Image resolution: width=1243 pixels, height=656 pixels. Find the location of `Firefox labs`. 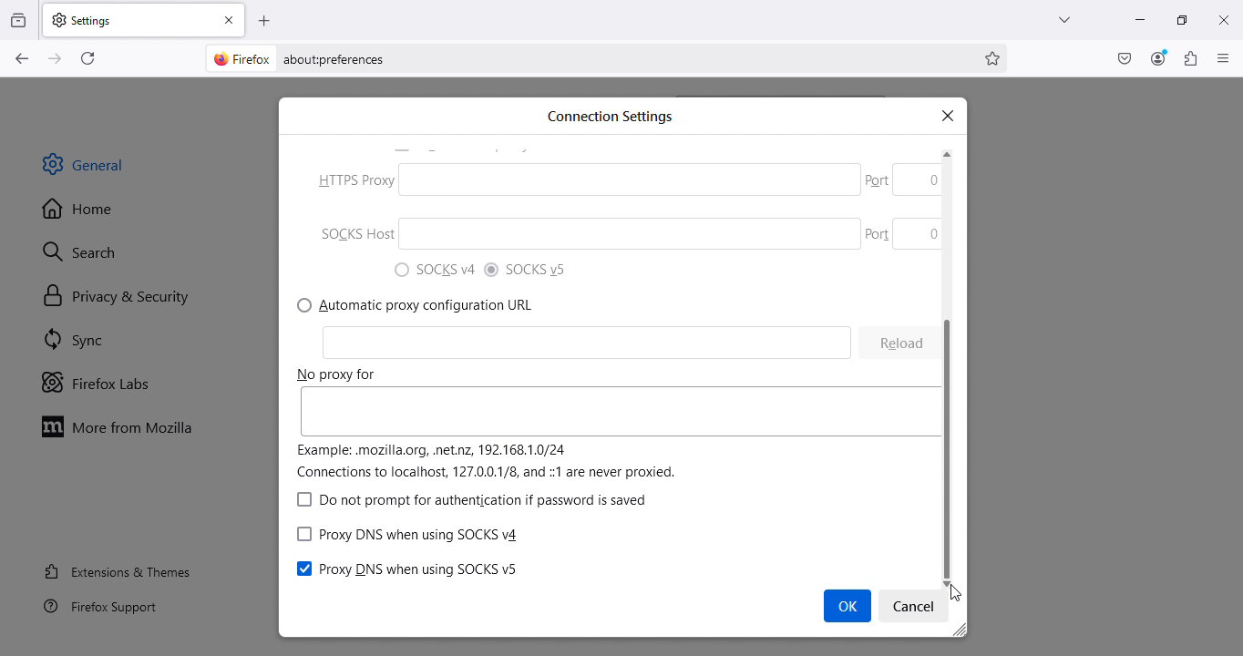

Firefox labs is located at coordinates (98, 384).